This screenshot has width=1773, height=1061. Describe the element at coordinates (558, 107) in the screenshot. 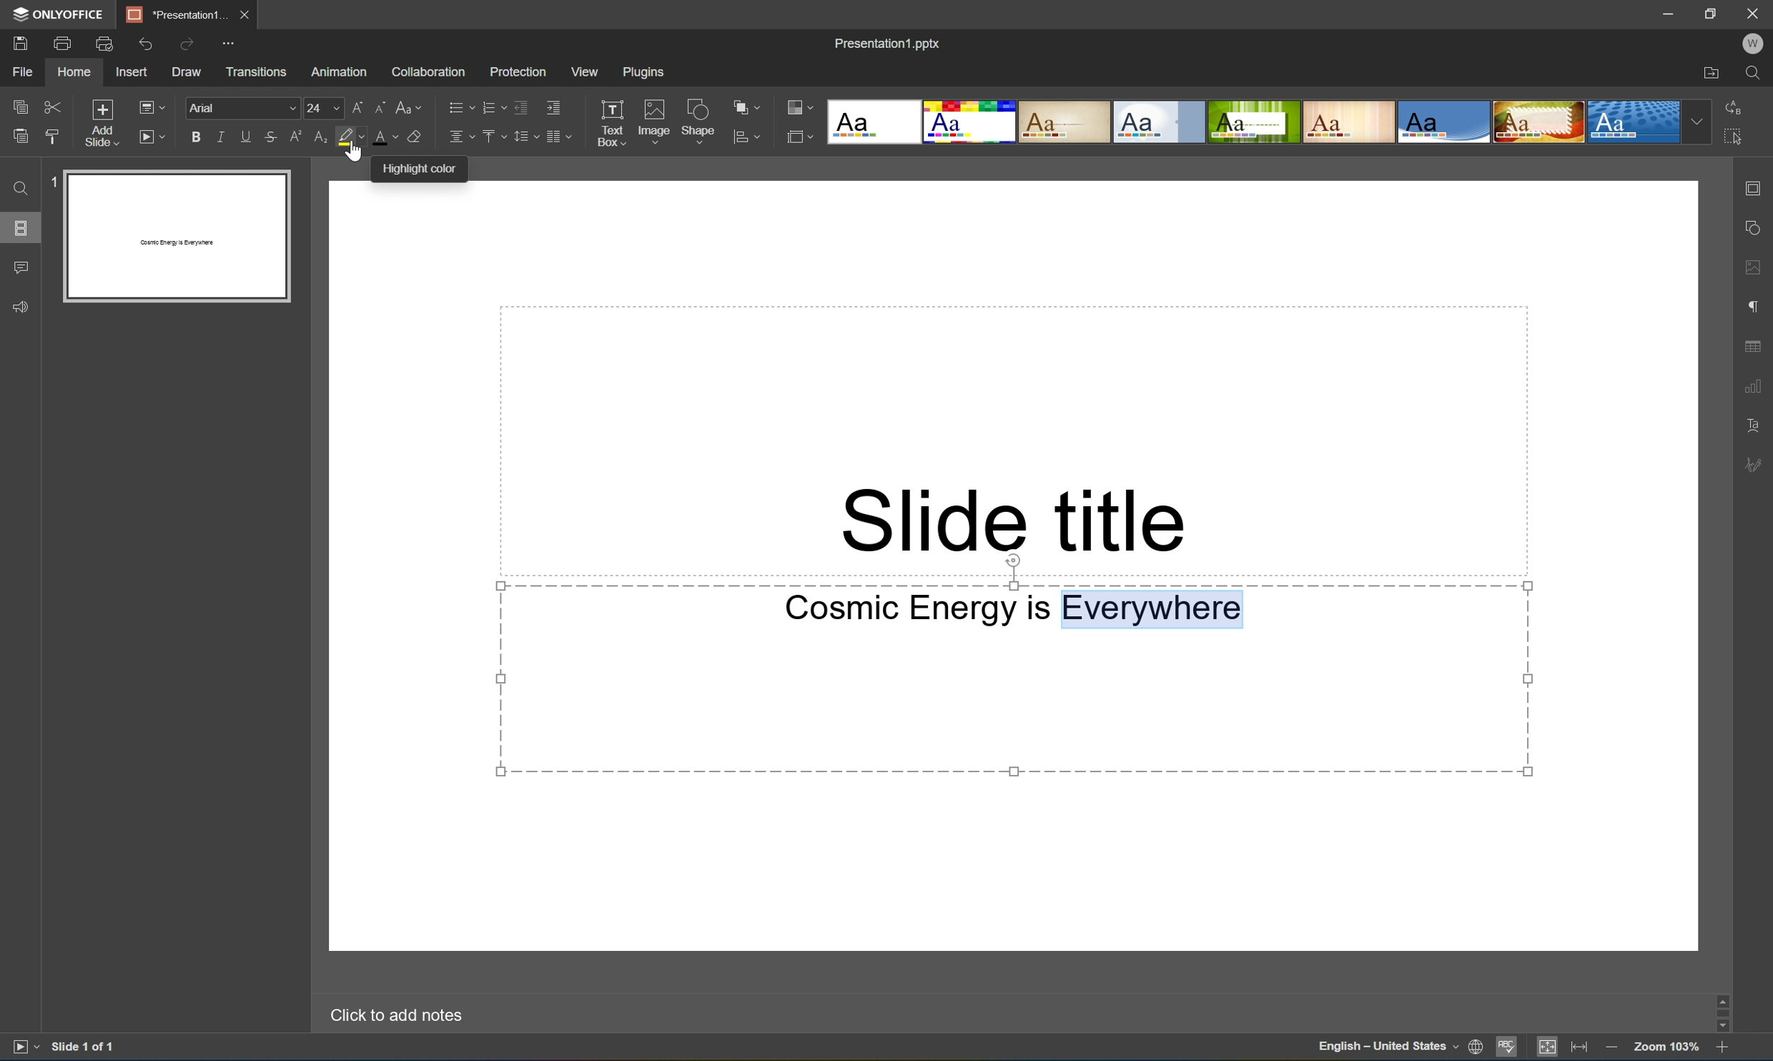

I see `Increase indent` at that location.